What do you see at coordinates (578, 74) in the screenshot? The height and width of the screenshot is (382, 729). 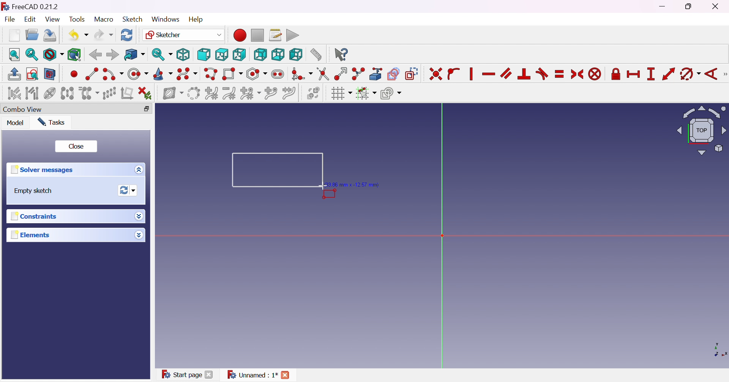 I see `Constrain symmertical` at bounding box center [578, 74].